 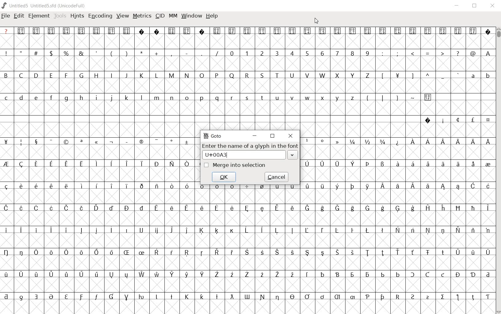 I want to click on Symbol, so click(x=36, y=275).